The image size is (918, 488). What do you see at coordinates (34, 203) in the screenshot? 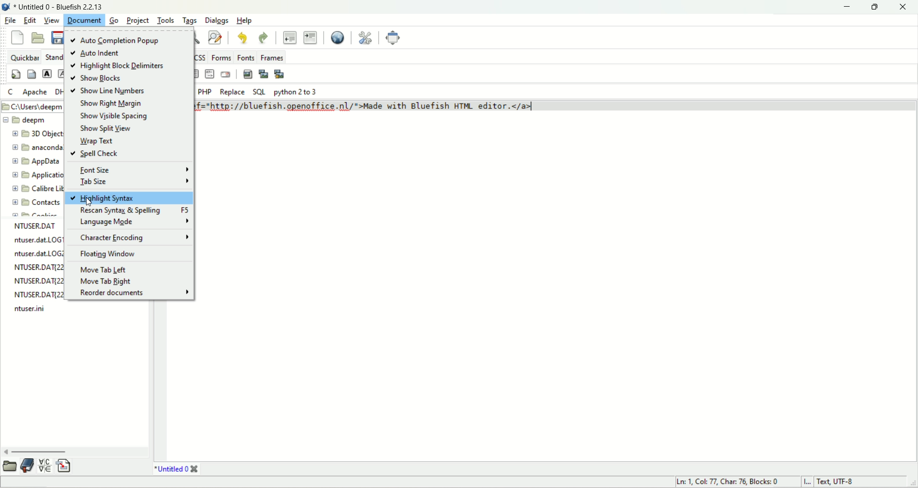
I see `contacts` at bounding box center [34, 203].